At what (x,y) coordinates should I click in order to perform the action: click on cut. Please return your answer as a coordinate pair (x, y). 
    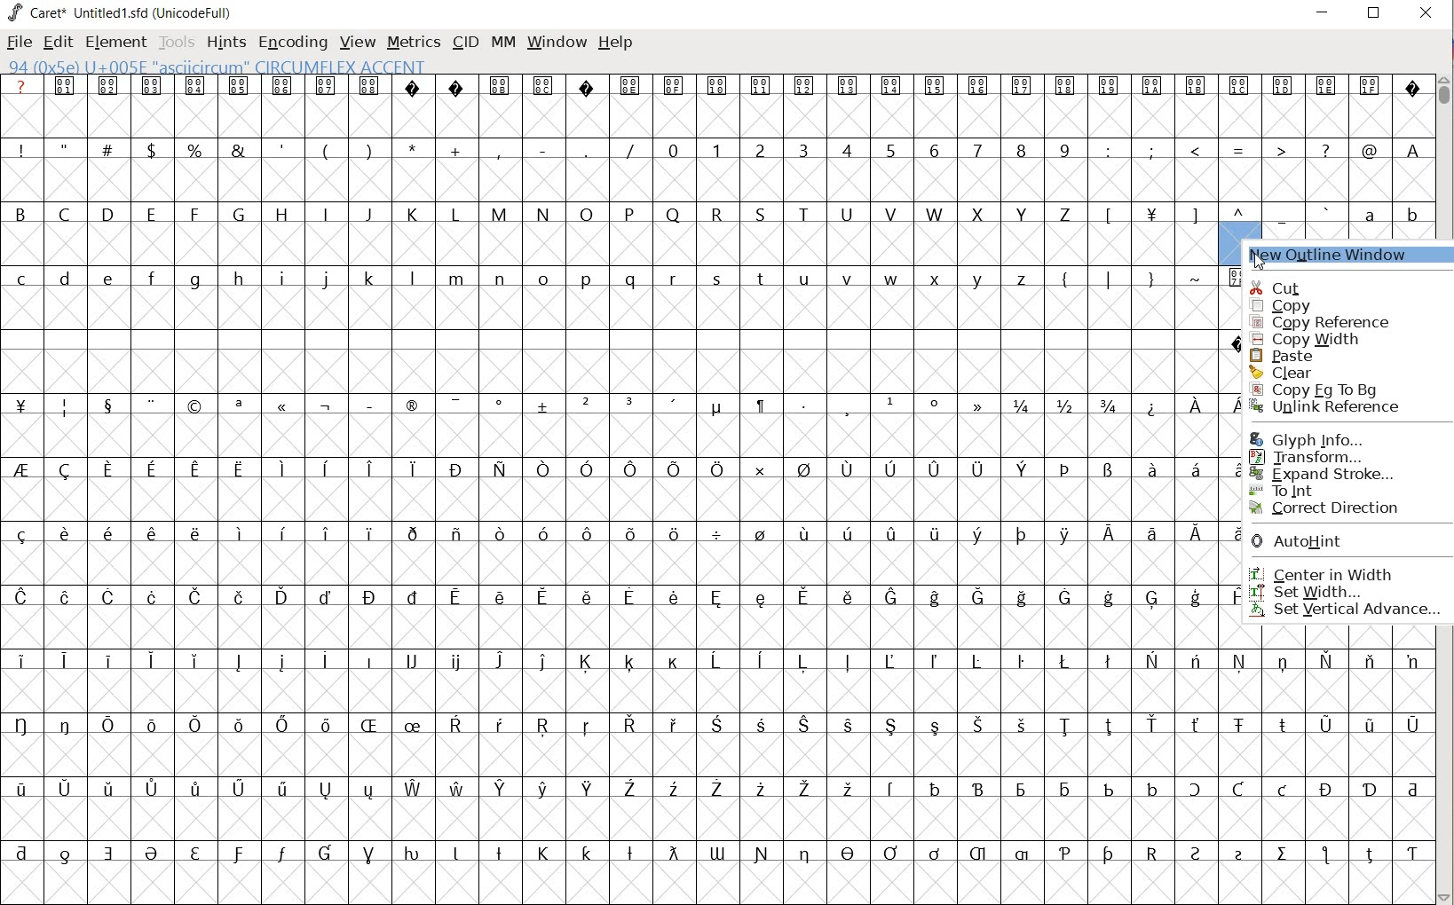
    Looking at the image, I should click on (1315, 288).